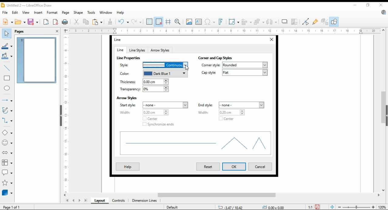 The image size is (388, 210). Describe the element at coordinates (187, 68) in the screenshot. I see `mouse pointer` at that location.